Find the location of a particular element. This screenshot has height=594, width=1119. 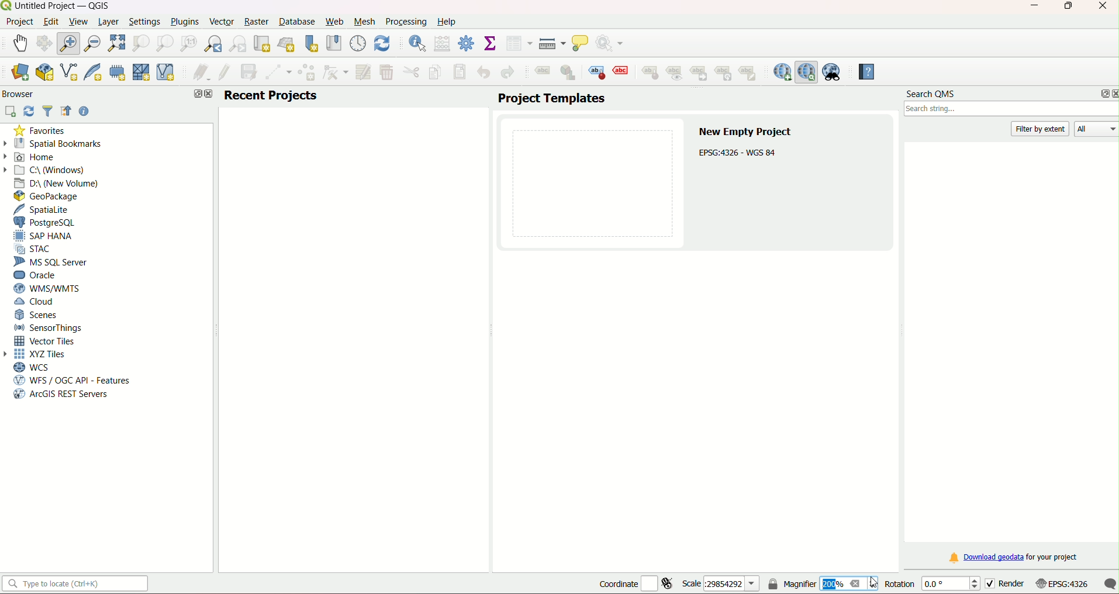

opt out is located at coordinates (195, 94).